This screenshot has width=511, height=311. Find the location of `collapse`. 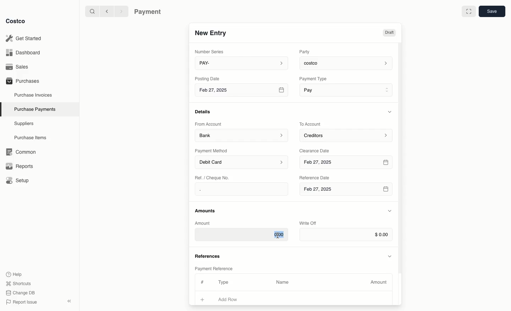

collapse is located at coordinates (69, 301).